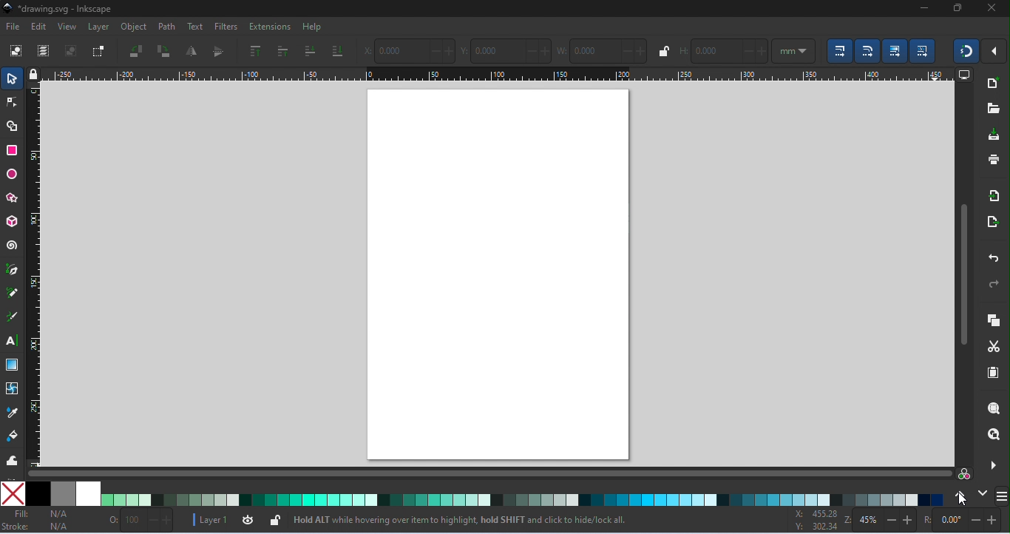 The width and height of the screenshot is (1010, 534). What do you see at coordinates (209, 518) in the screenshot?
I see `current layer` at bounding box center [209, 518].